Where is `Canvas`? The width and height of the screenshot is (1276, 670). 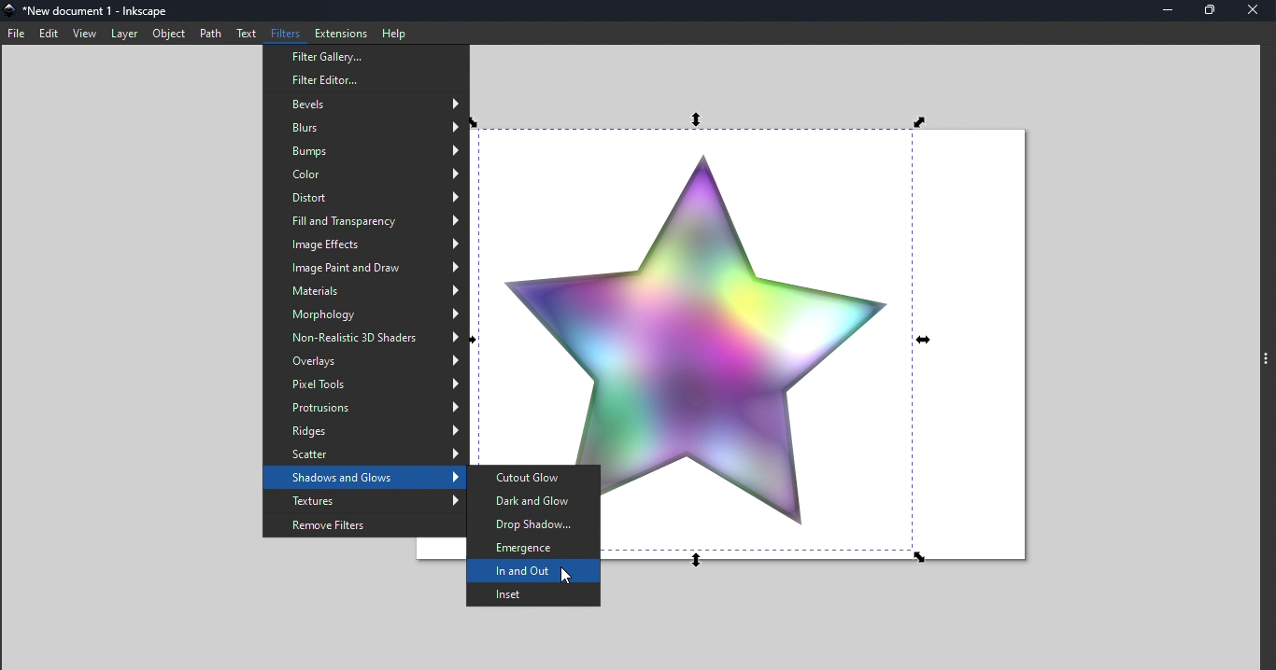 Canvas is located at coordinates (825, 342).